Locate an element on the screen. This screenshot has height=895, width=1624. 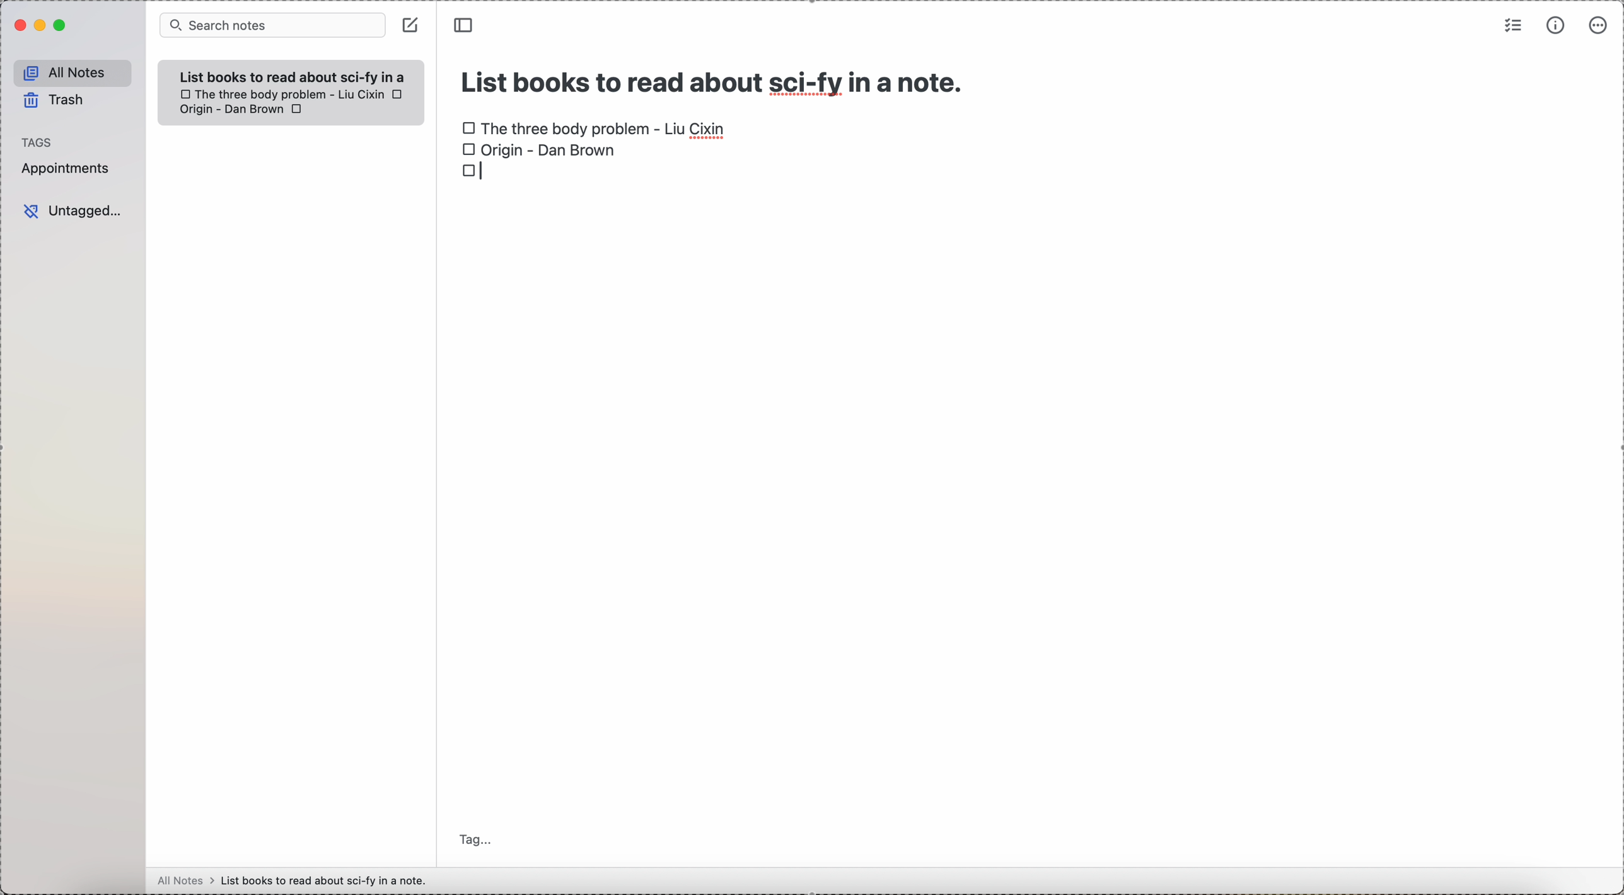
Origin - Dan Brown is located at coordinates (231, 110).